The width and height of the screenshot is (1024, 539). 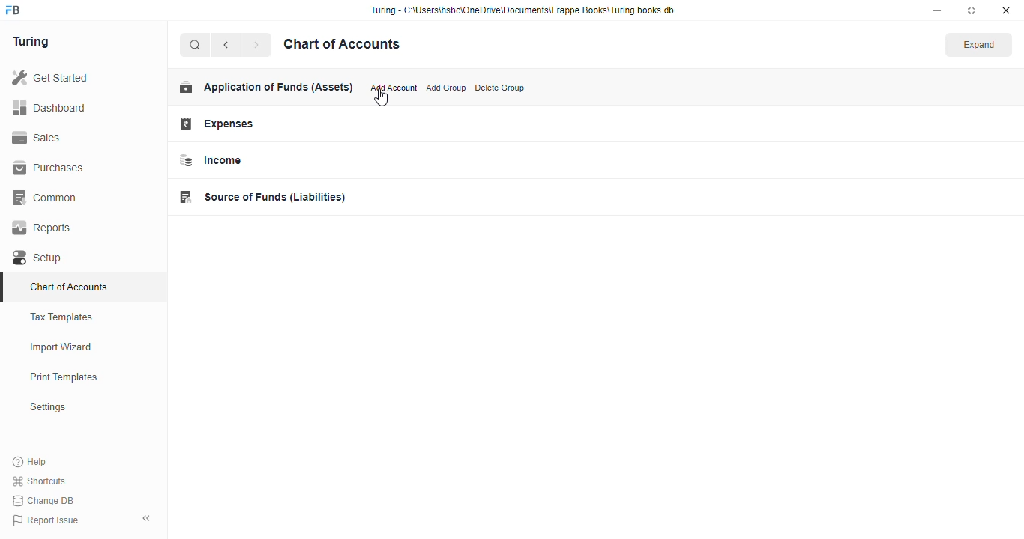 I want to click on chart of accounts, so click(x=342, y=44).